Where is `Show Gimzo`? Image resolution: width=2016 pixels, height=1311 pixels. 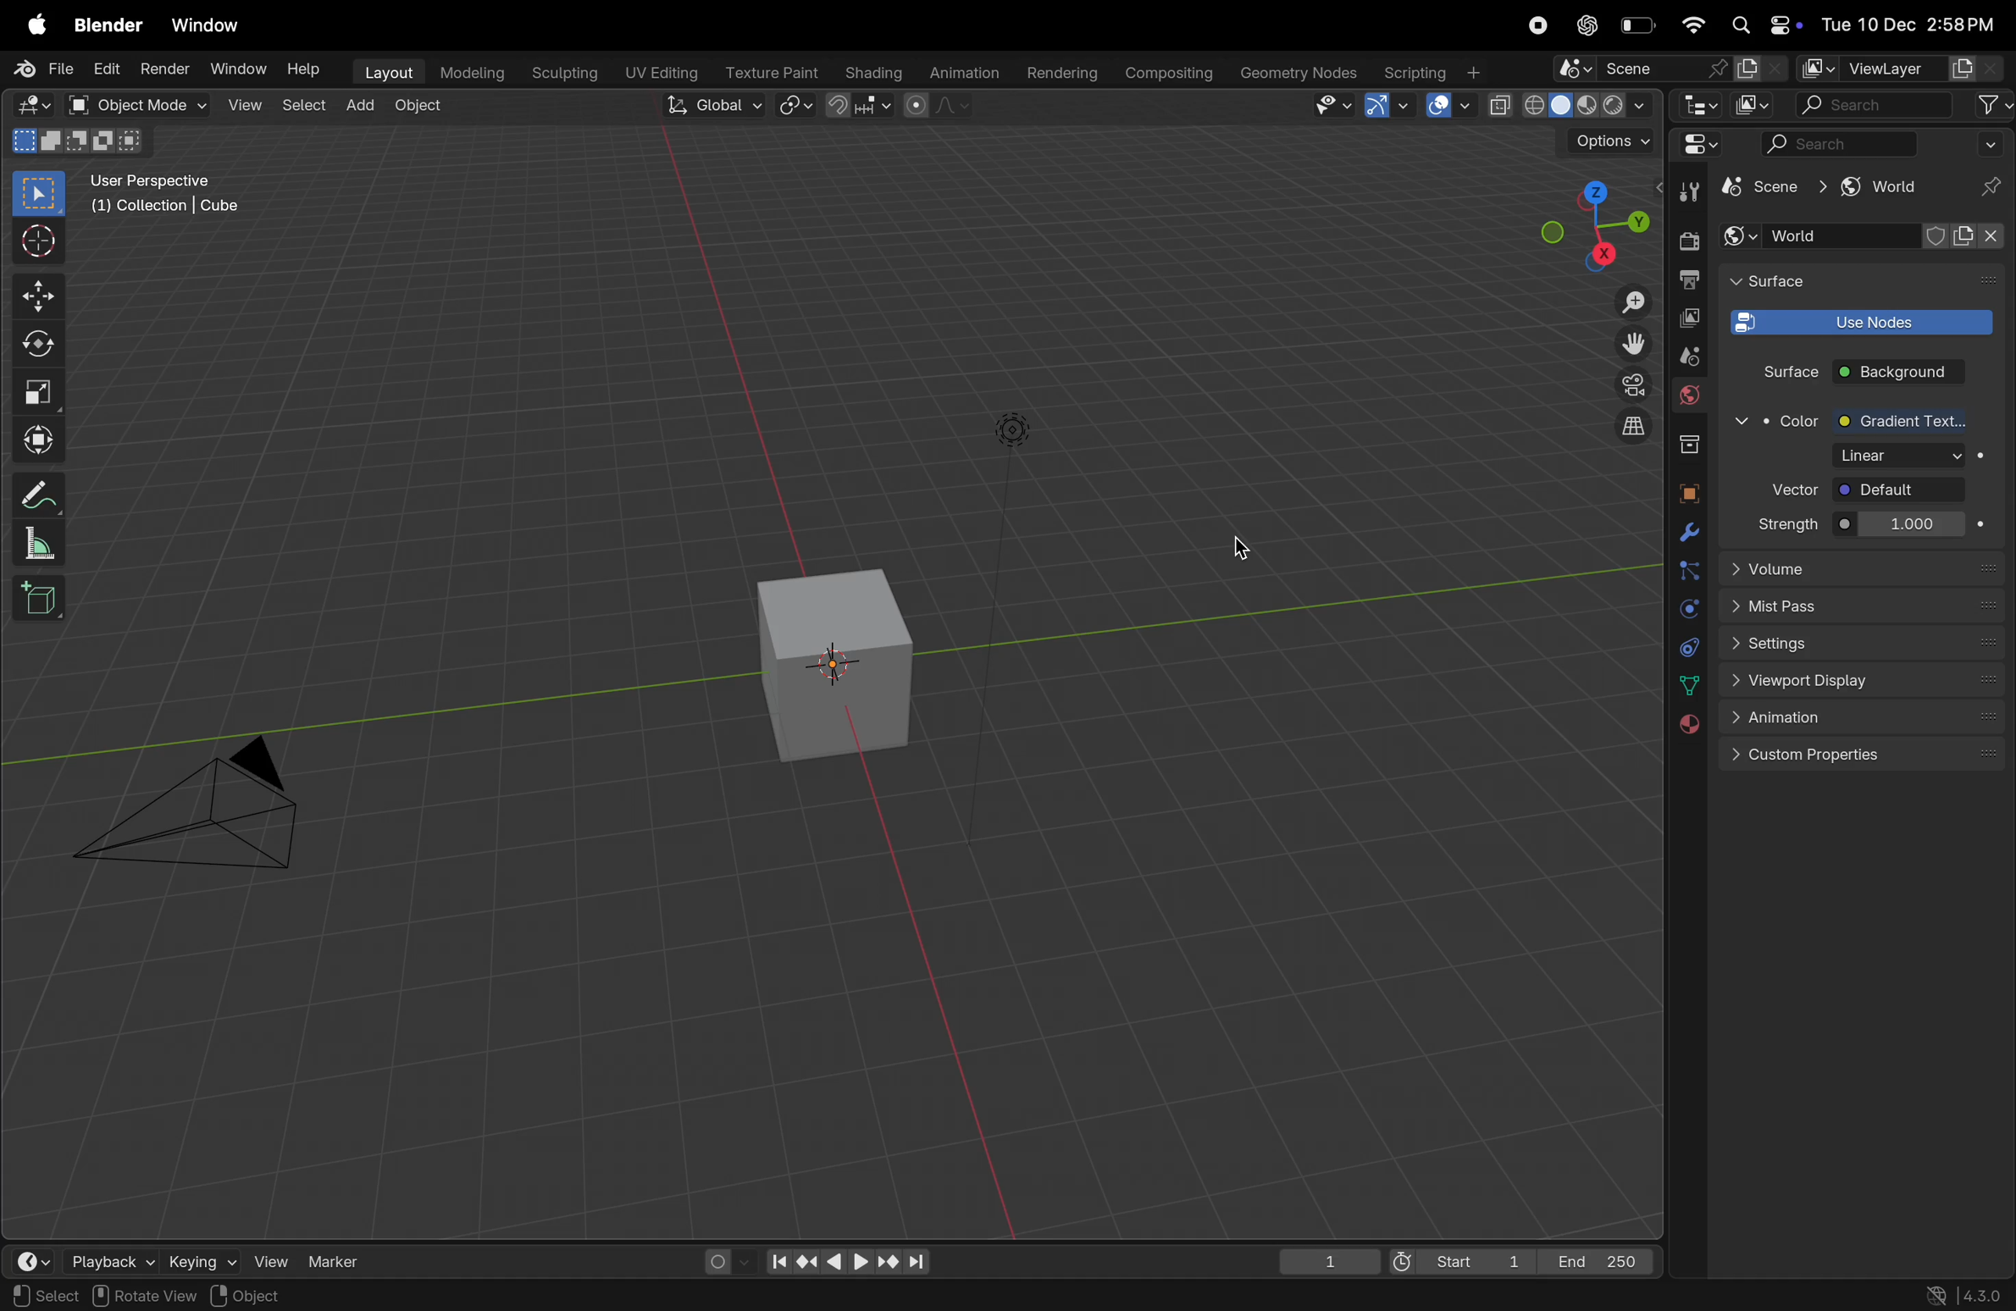 Show Gimzo is located at coordinates (1387, 108).